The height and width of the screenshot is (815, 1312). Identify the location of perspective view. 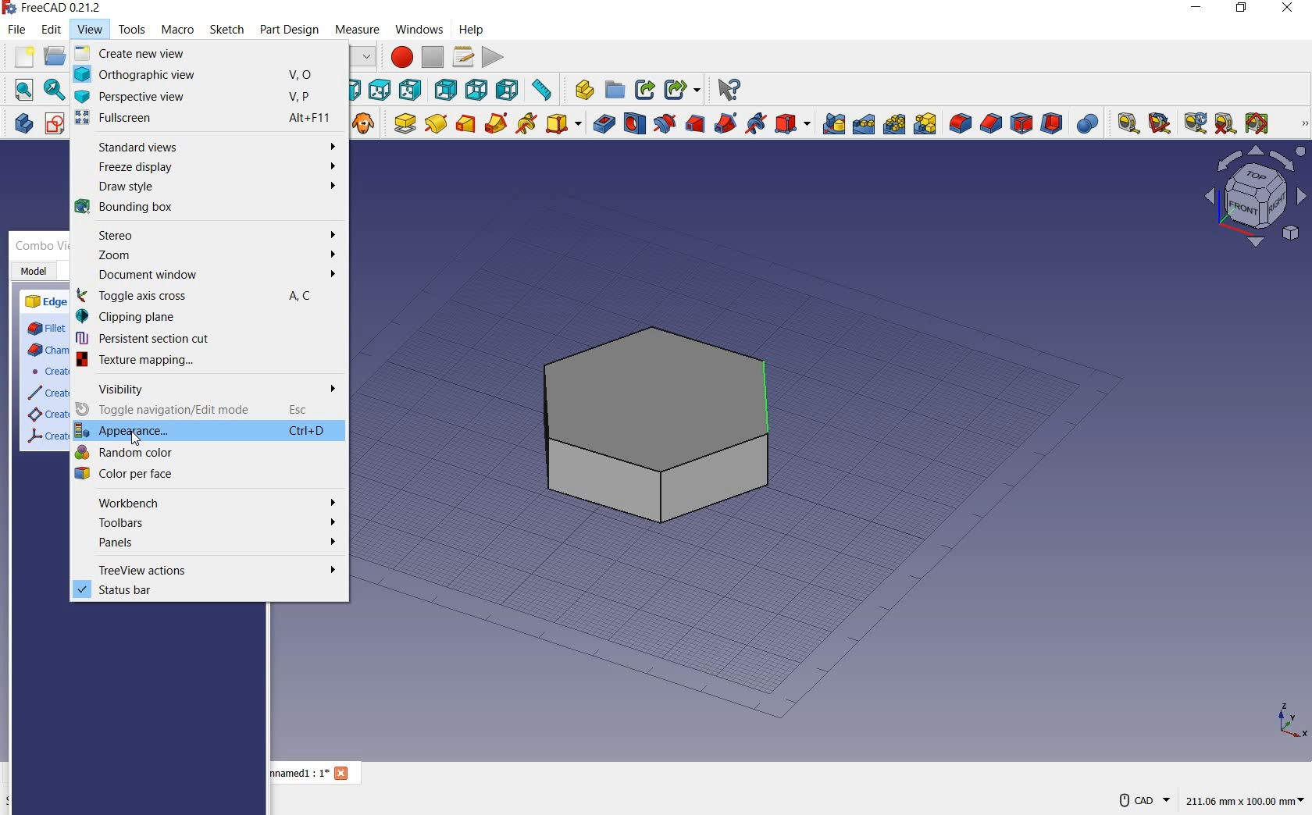
(205, 98).